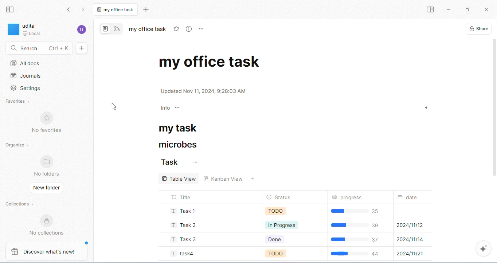  I want to click on collections, so click(19, 204).